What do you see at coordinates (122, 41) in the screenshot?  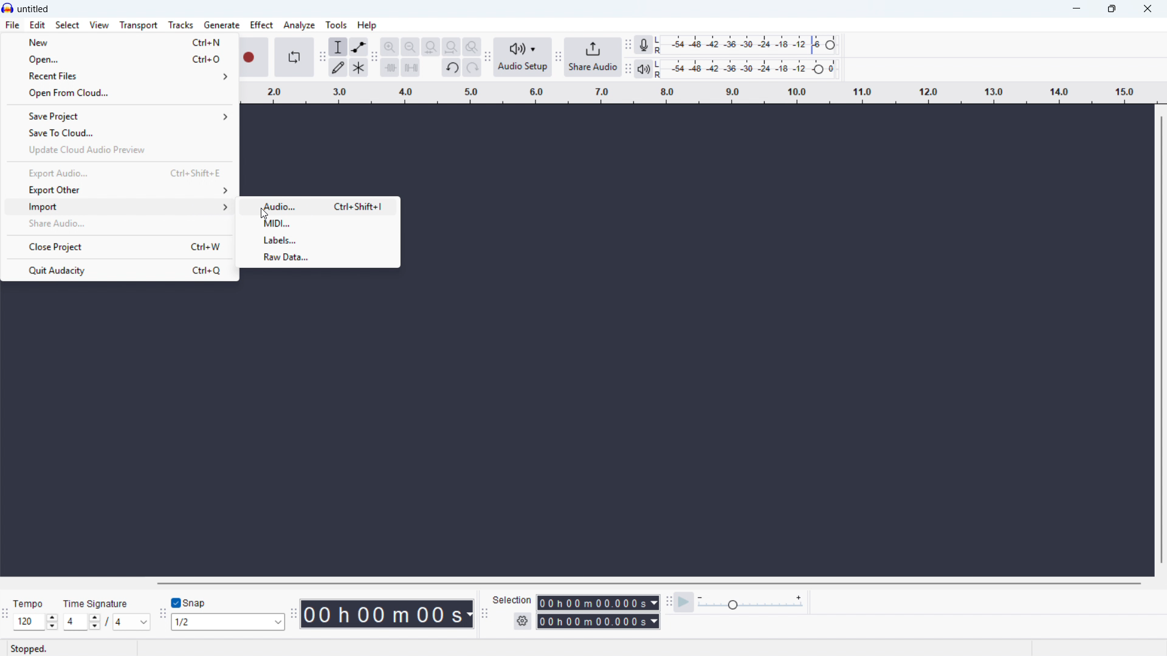 I see `new ` at bounding box center [122, 41].